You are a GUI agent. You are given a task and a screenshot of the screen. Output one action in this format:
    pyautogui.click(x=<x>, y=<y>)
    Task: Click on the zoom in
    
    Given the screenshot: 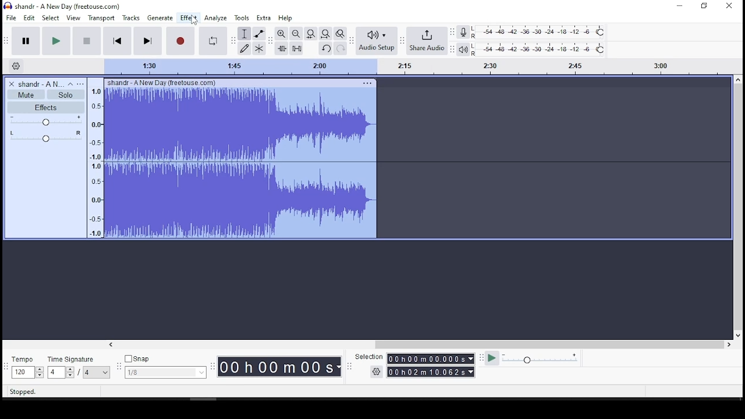 What is the action you would take?
    pyautogui.click(x=296, y=33)
    